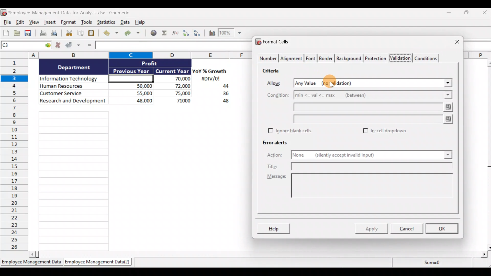 The image size is (491, 276). What do you see at coordinates (175, 86) in the screenshot?
I see `72,000` at bounding box center [175, 86].